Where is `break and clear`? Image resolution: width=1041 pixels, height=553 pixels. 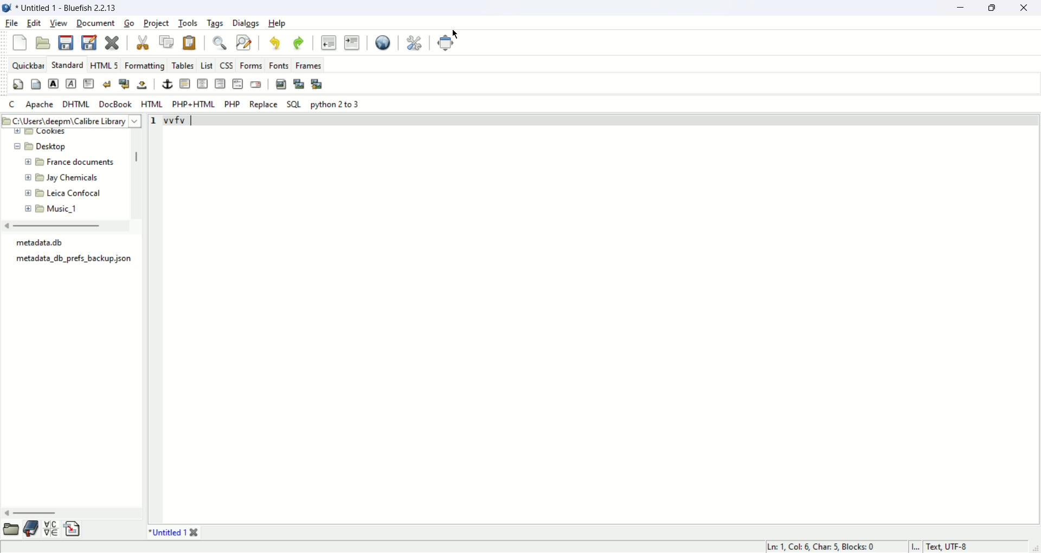 break and clear is located at coordinates (123, 84).